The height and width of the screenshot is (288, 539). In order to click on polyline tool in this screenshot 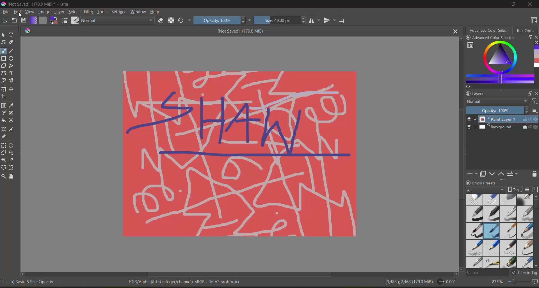, I will do `click(12, 65)`.